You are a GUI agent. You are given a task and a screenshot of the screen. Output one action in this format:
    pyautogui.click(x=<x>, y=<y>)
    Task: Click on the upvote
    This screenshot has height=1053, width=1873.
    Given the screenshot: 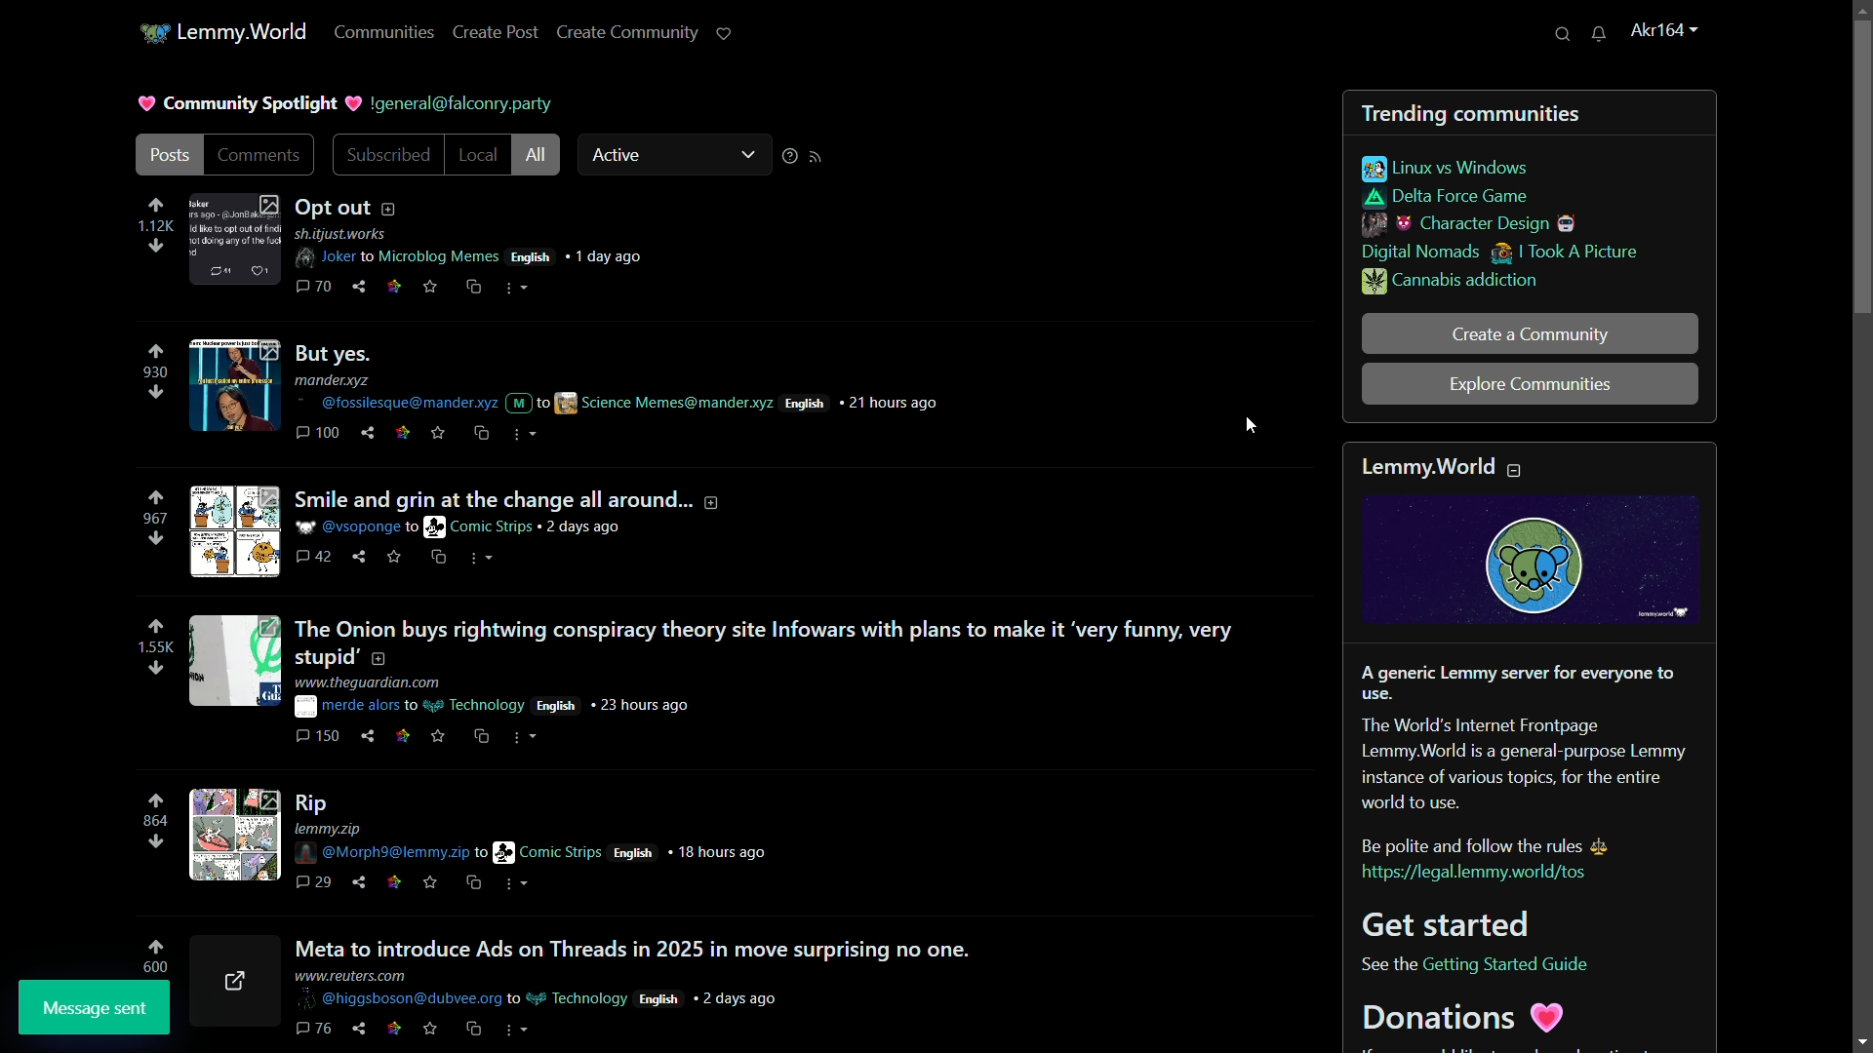 What is the action you would take?
    pyautogui.click(x=157, y=350)
    